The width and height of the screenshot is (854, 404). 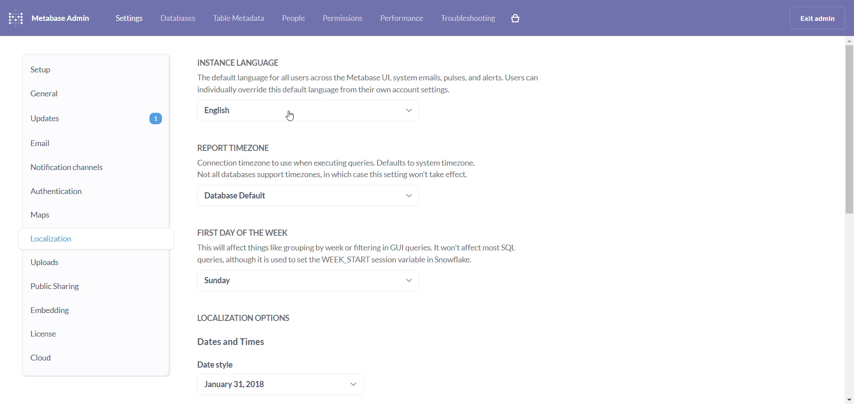 I want to click on people, so click(x=296, y=18).